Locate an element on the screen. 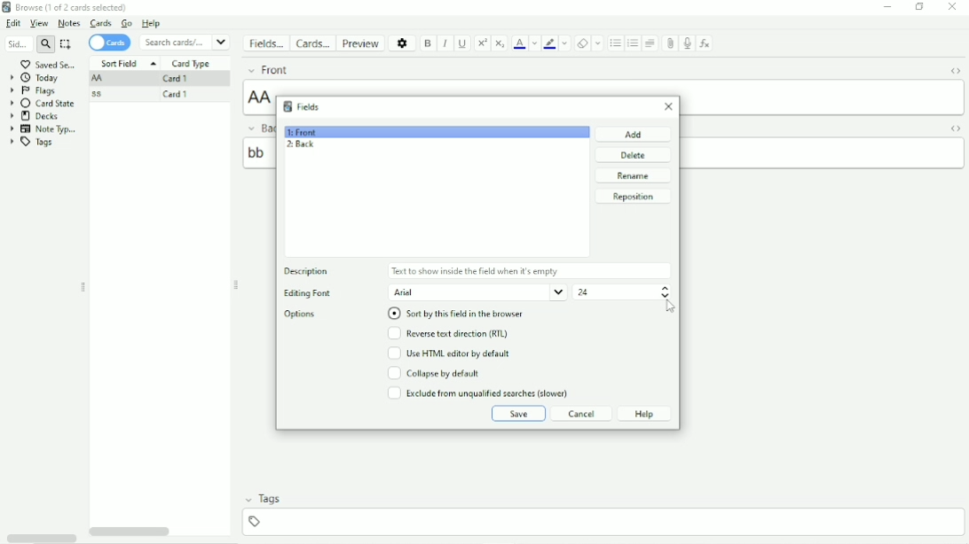 This screenshot has height=544, width=969. Text to show inside the field when t's empty is located at coordinates (529, 270).